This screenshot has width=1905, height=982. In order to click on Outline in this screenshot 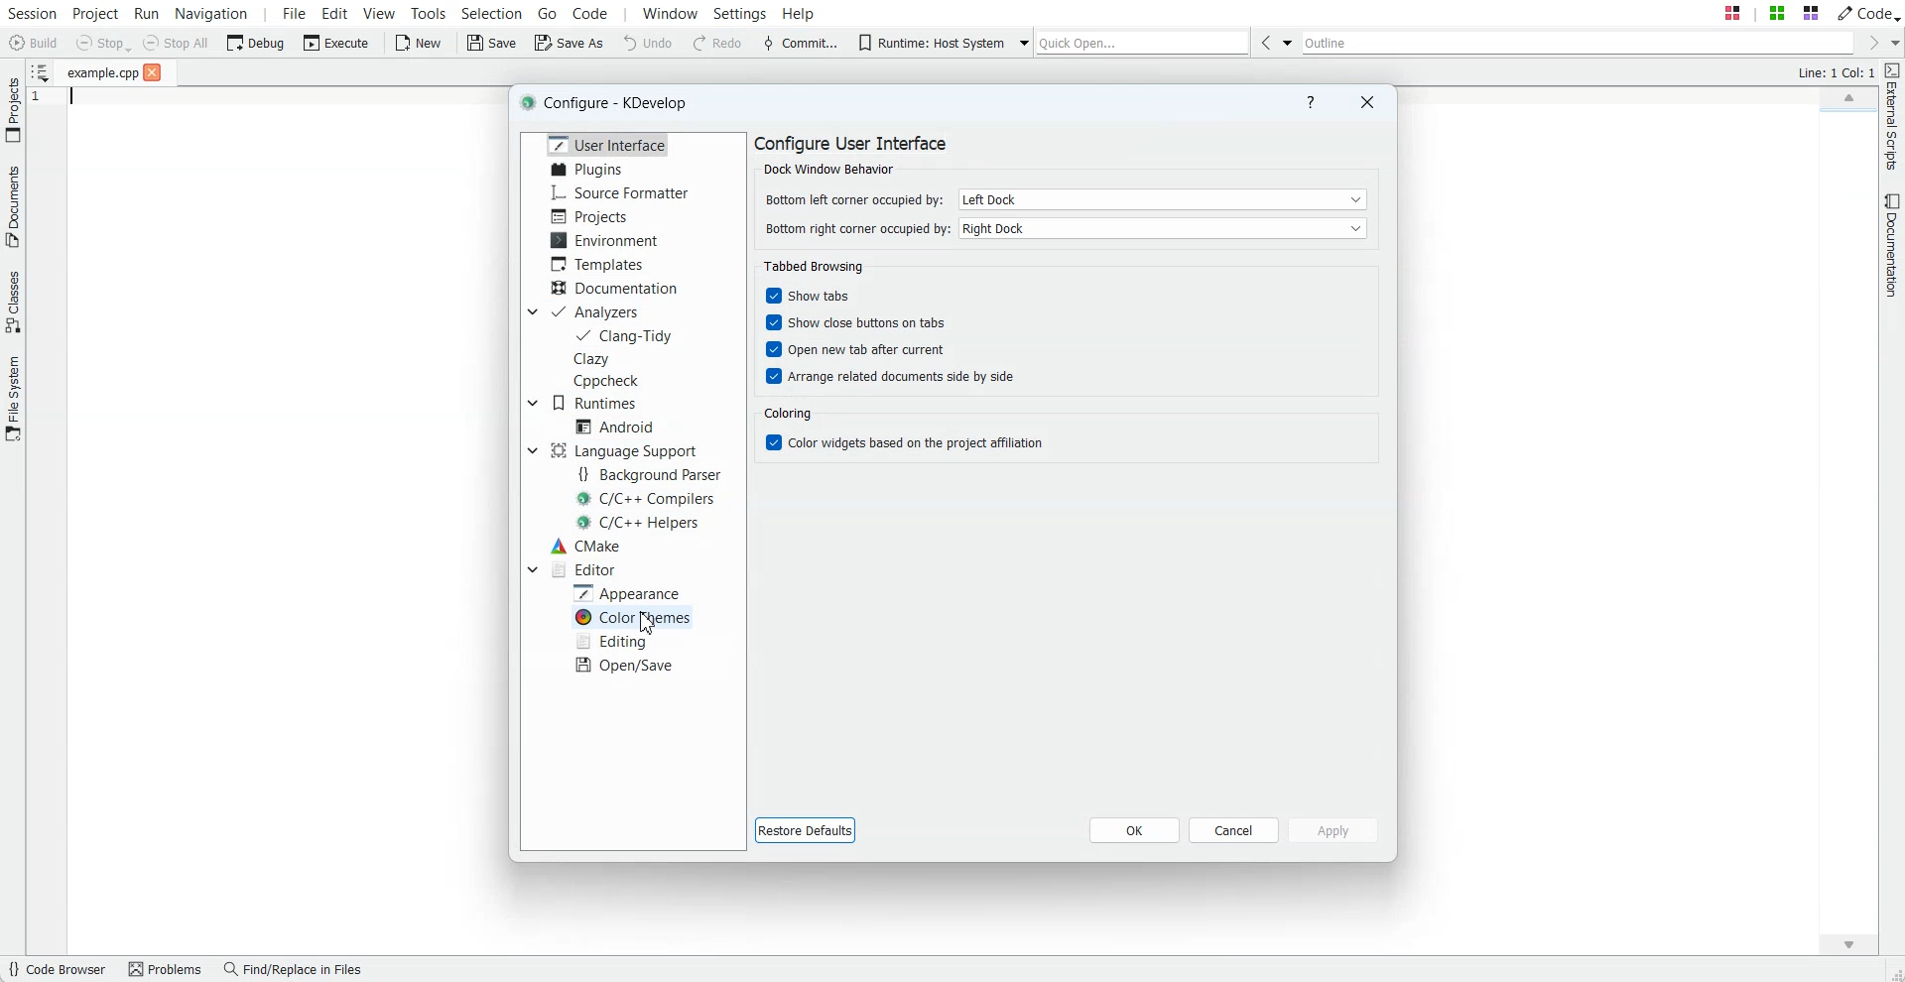, I will do `click(1576, 43)`.